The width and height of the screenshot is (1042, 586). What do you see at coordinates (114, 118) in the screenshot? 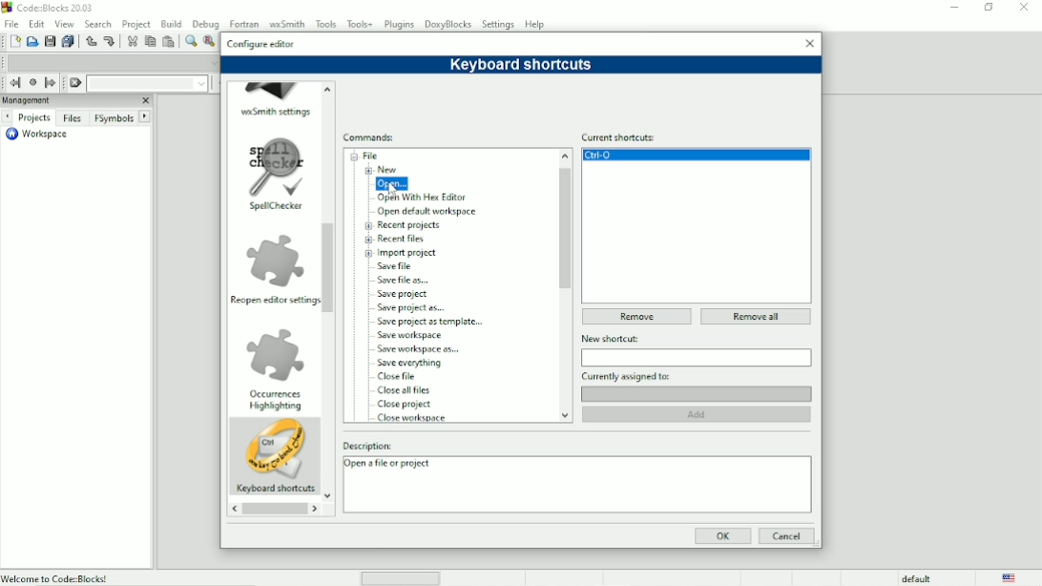
I see `FSymbols` at bounding box center [114, 118].